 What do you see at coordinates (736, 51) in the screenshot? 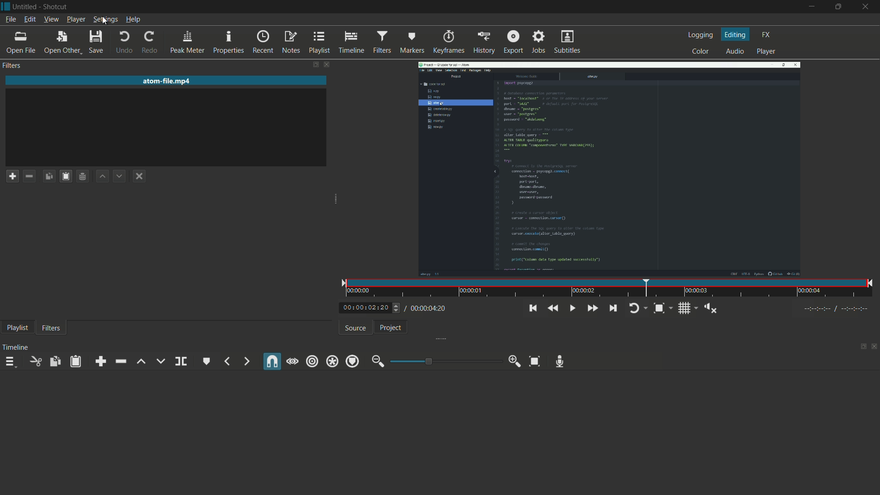
I see `audio` at bounding box center [736, 51].